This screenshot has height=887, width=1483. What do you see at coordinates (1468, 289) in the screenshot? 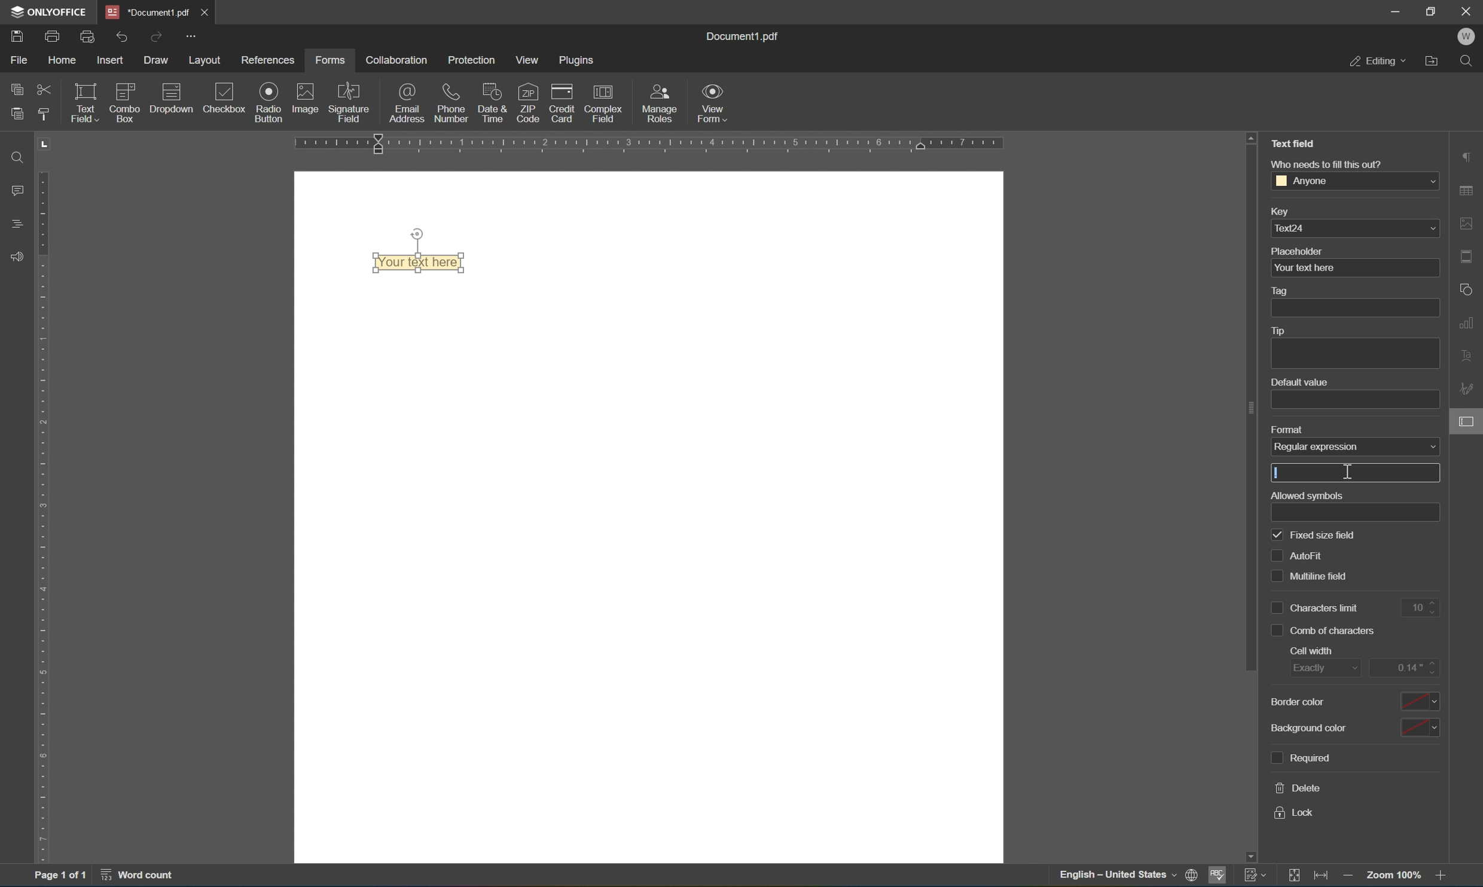
I see `shape settings` at bounding box center [1468, 289].